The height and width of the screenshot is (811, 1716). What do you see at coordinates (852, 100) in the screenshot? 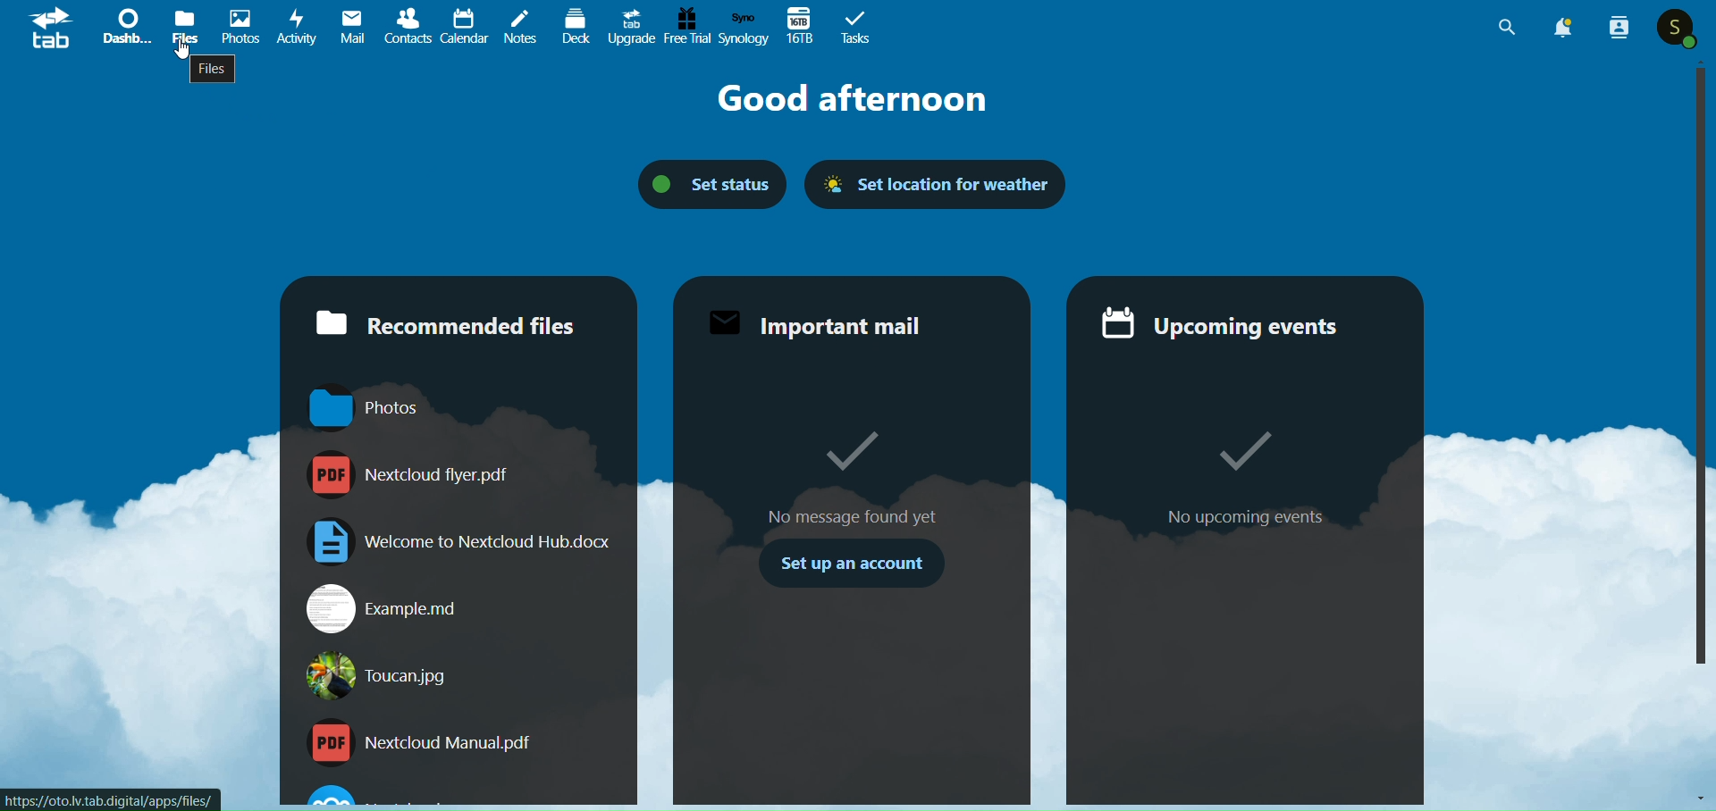
I see `good afternoon` at bounding box center [852, 100].